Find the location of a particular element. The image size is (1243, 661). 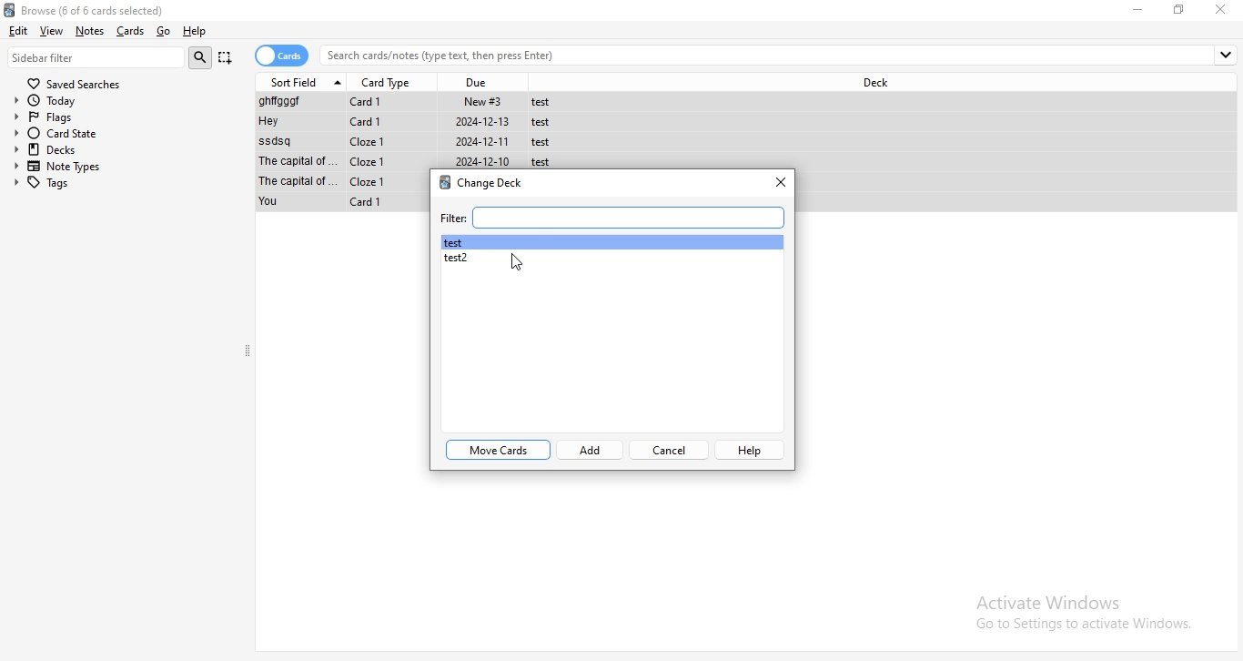

search bar is located at coordinates (781, 55).